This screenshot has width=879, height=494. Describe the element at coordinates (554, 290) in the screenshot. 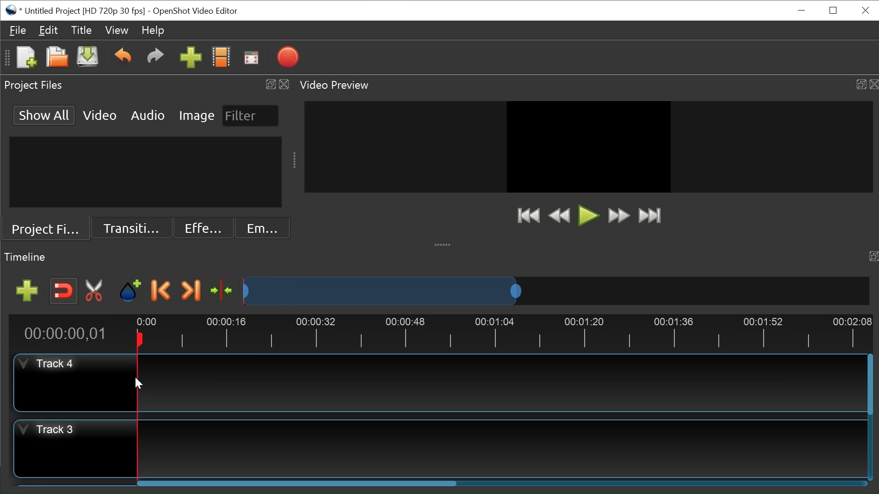

I see `Zoom Slider` at that location.